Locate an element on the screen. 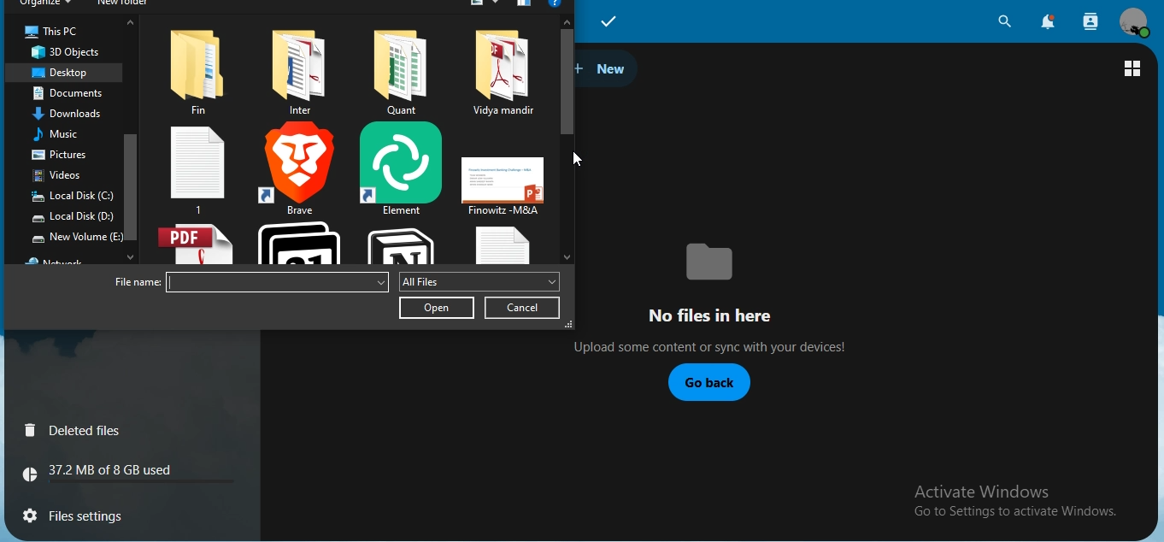 Image resolution: width=1164 pixels, height=542 pixels. music is located at coordinates (65, 133).